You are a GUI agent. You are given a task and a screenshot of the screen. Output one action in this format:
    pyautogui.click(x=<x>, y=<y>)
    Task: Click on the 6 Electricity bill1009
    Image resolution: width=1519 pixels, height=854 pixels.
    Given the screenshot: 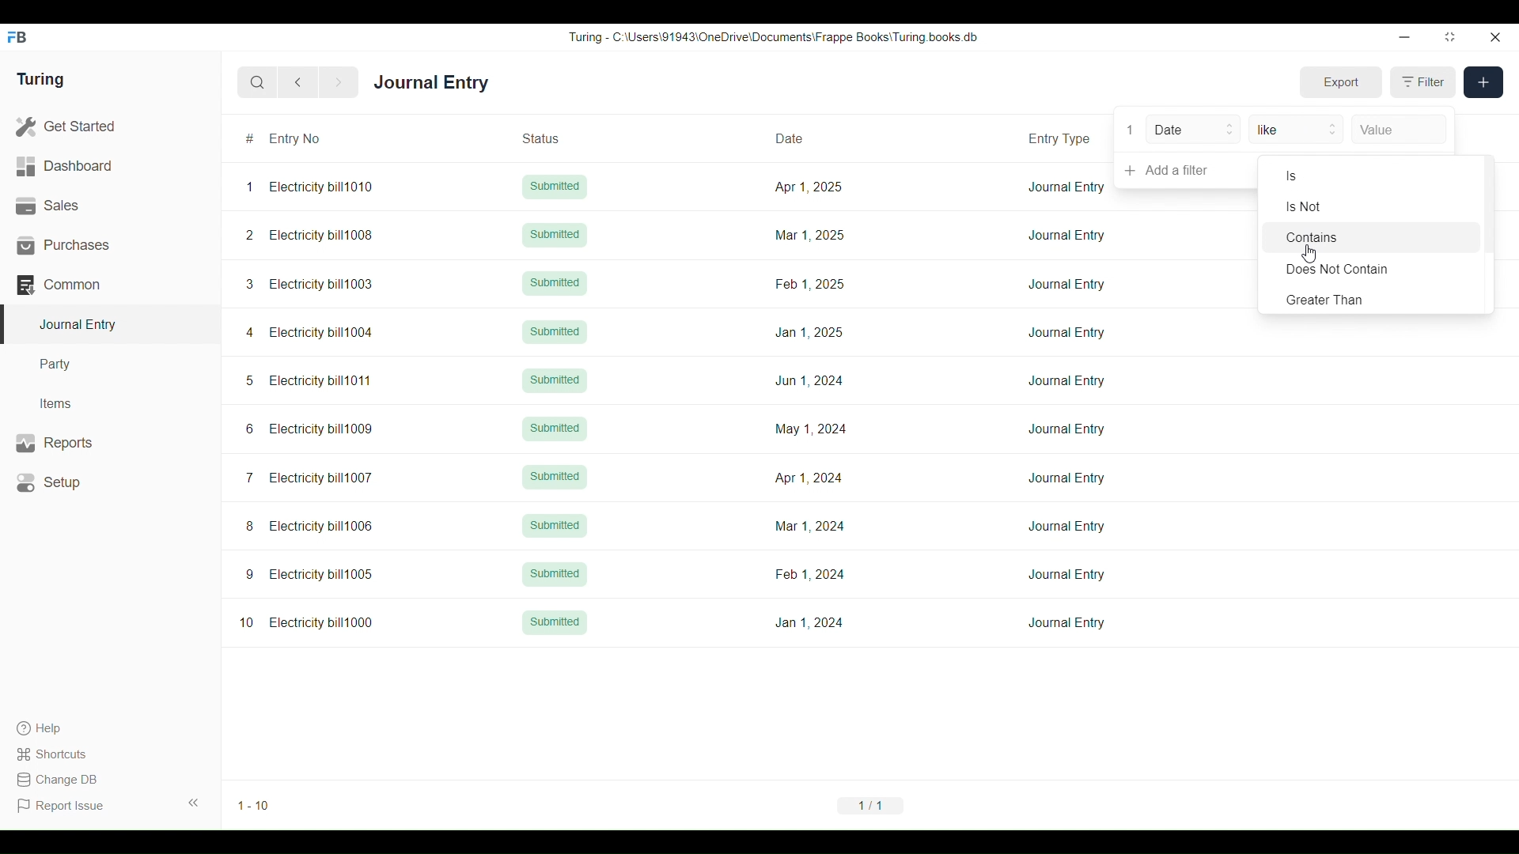 What is the action you would take?
    pyautogui.click(x=309, y=429)
    